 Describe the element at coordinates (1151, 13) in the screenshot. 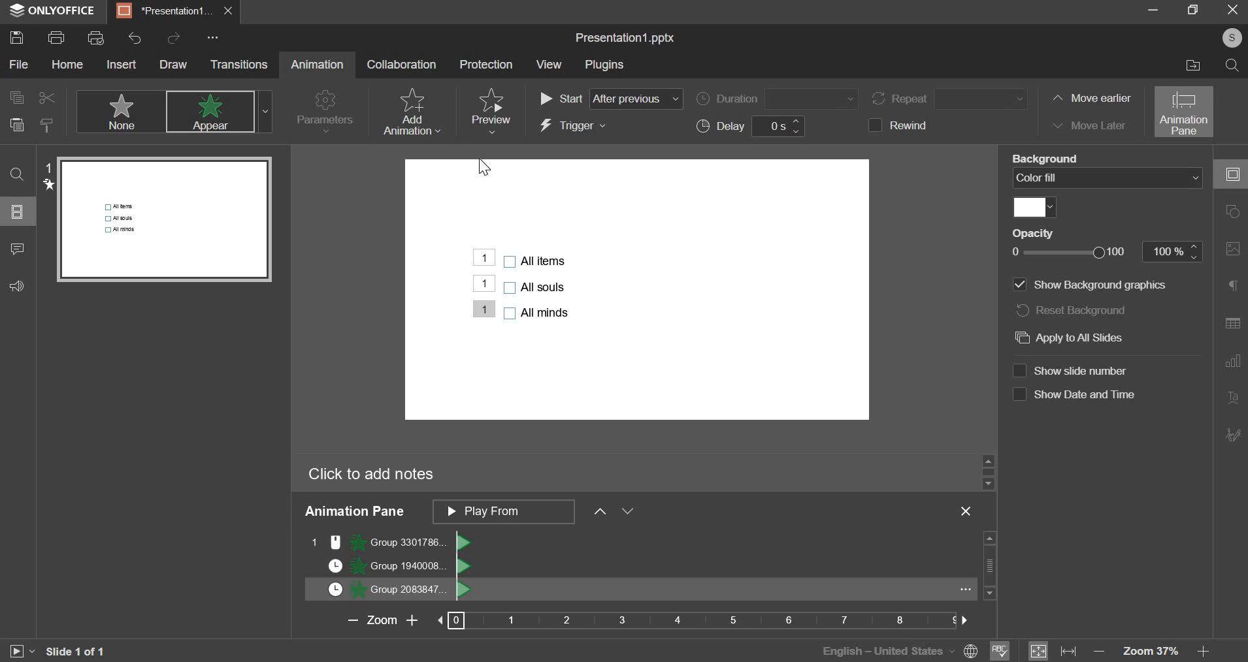

I see `minimize` at that location.